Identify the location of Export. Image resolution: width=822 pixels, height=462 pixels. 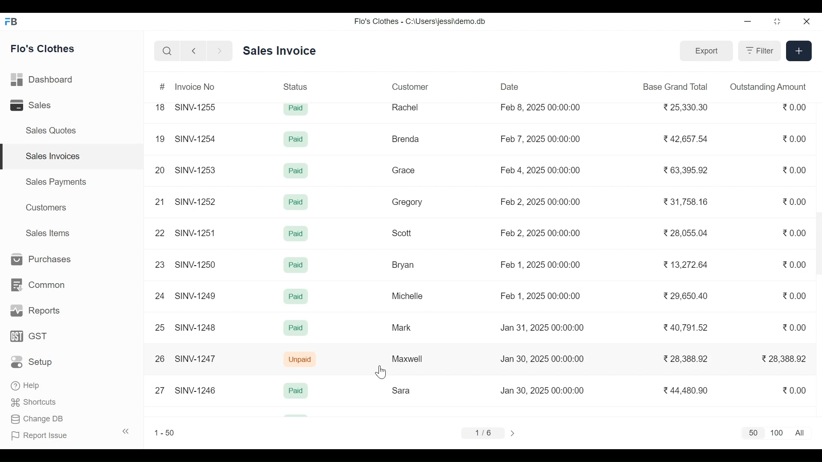
(705, 50).